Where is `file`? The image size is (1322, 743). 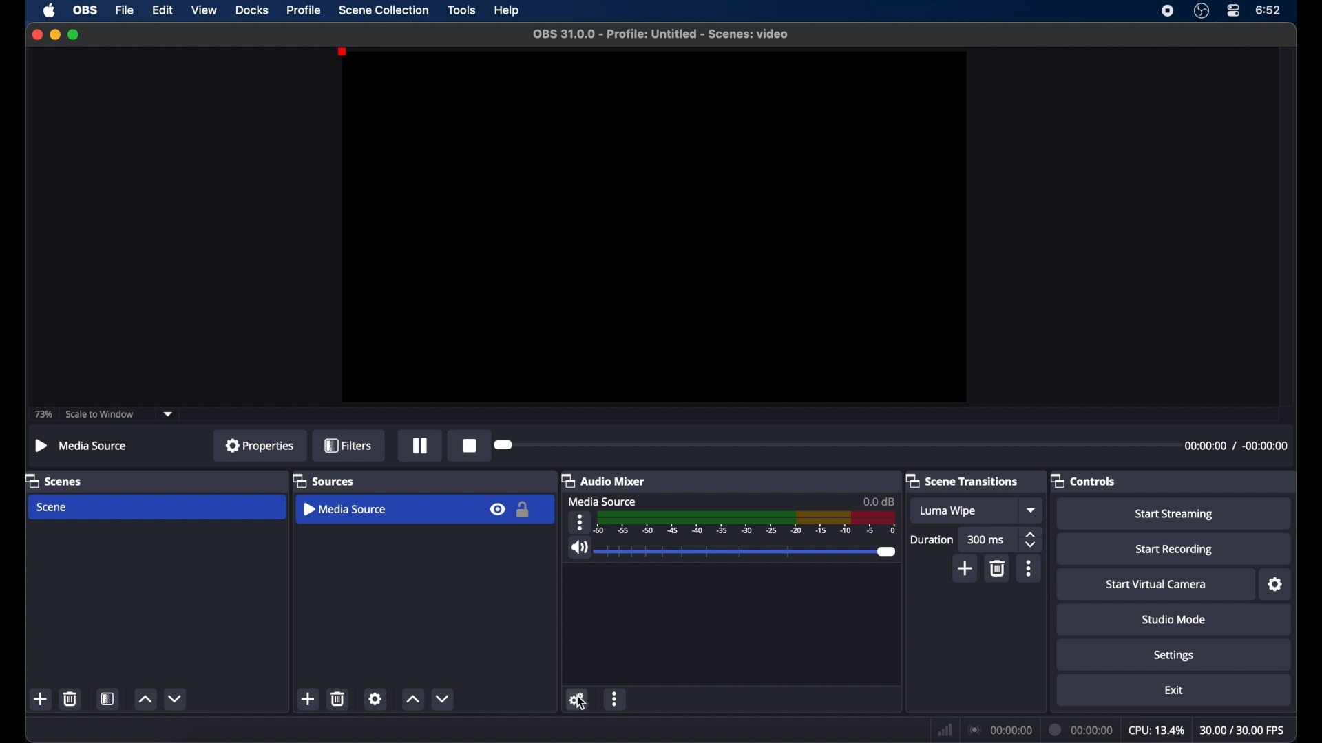
file is located at coordinates (124, 10).